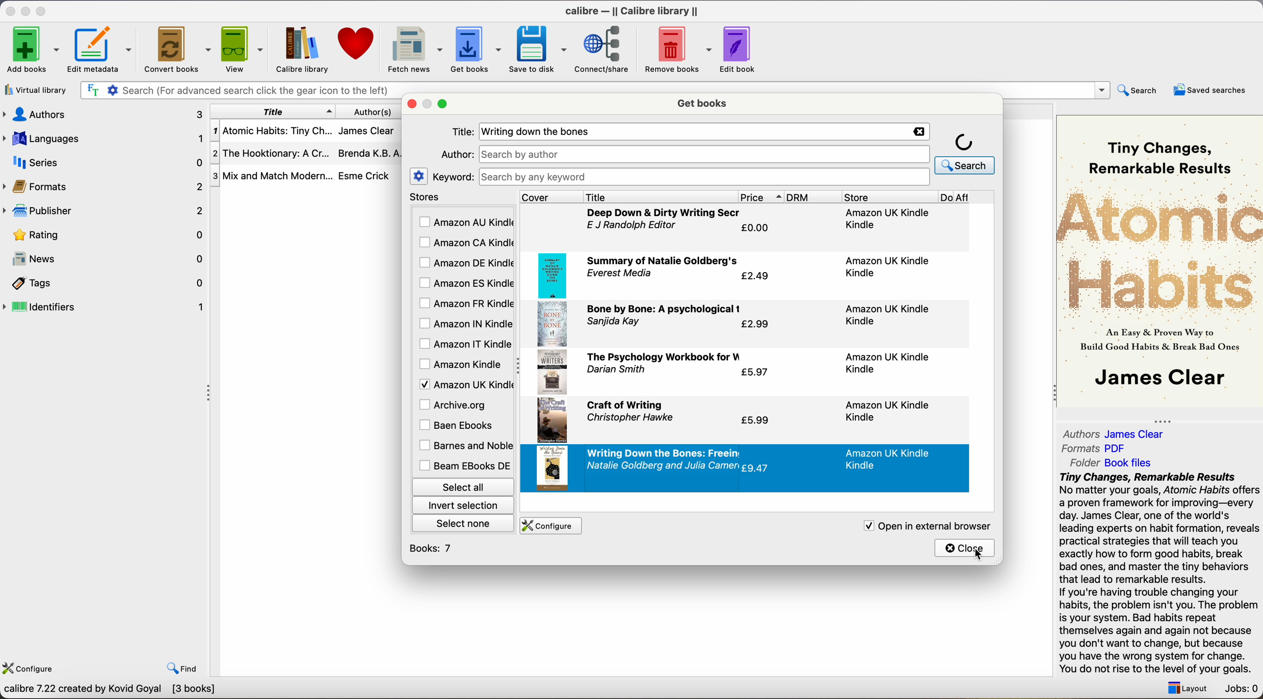 The height and width of the screenshot is (699, 1263). Describe the element at coordinates (455, 154) in the screenshot. I see `author` at that location.